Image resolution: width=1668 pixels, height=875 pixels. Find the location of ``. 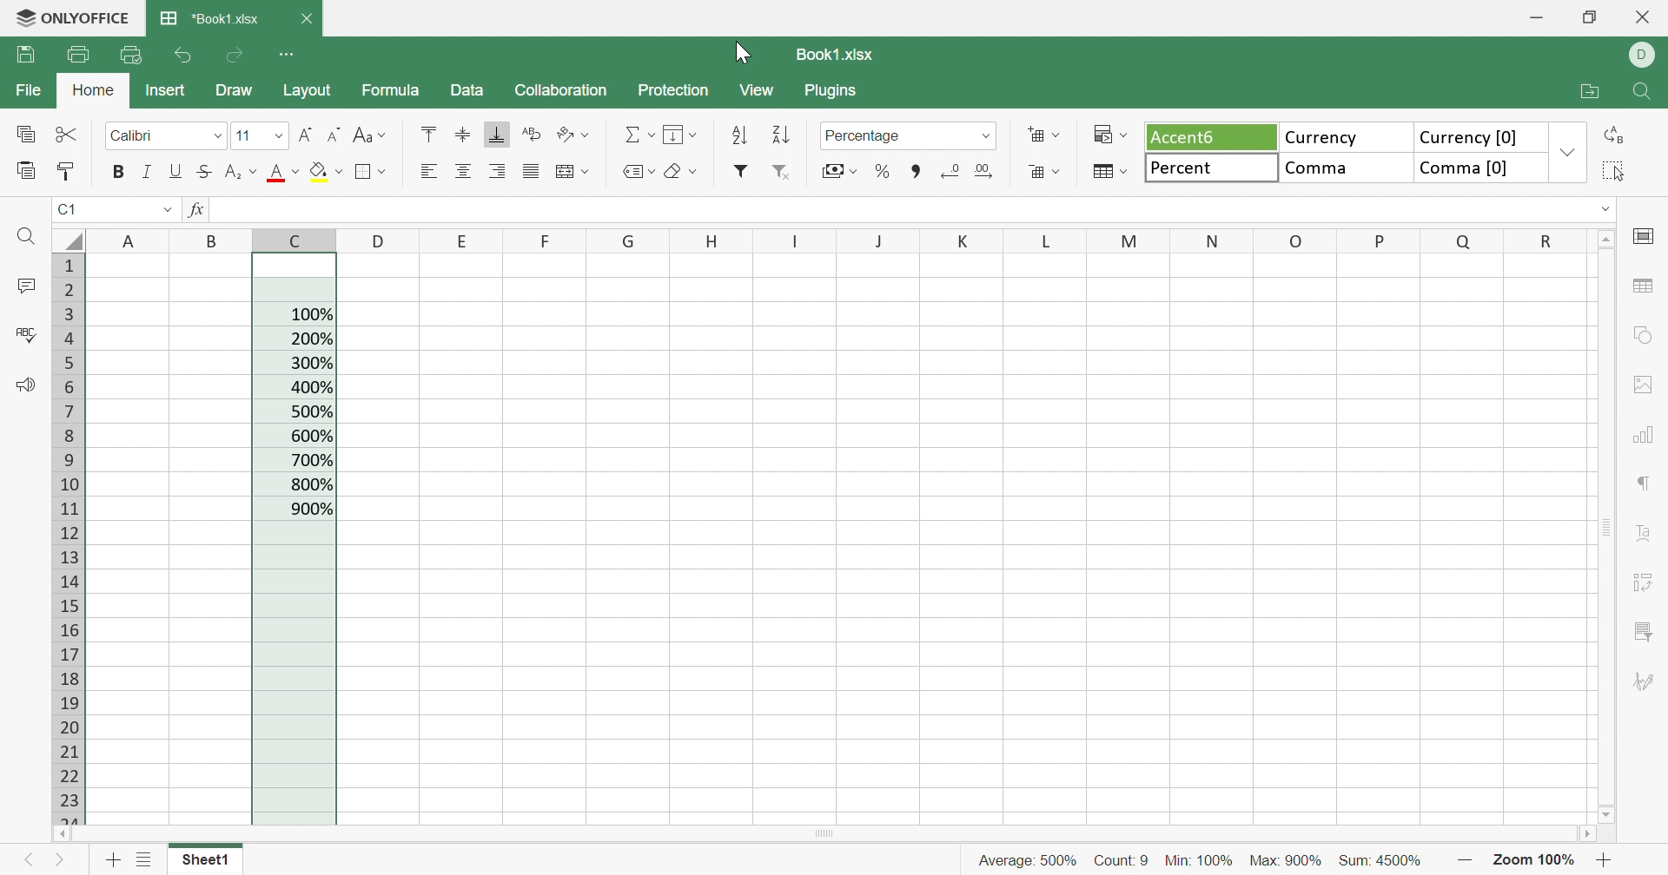

 is located at coordinates (376, 242).